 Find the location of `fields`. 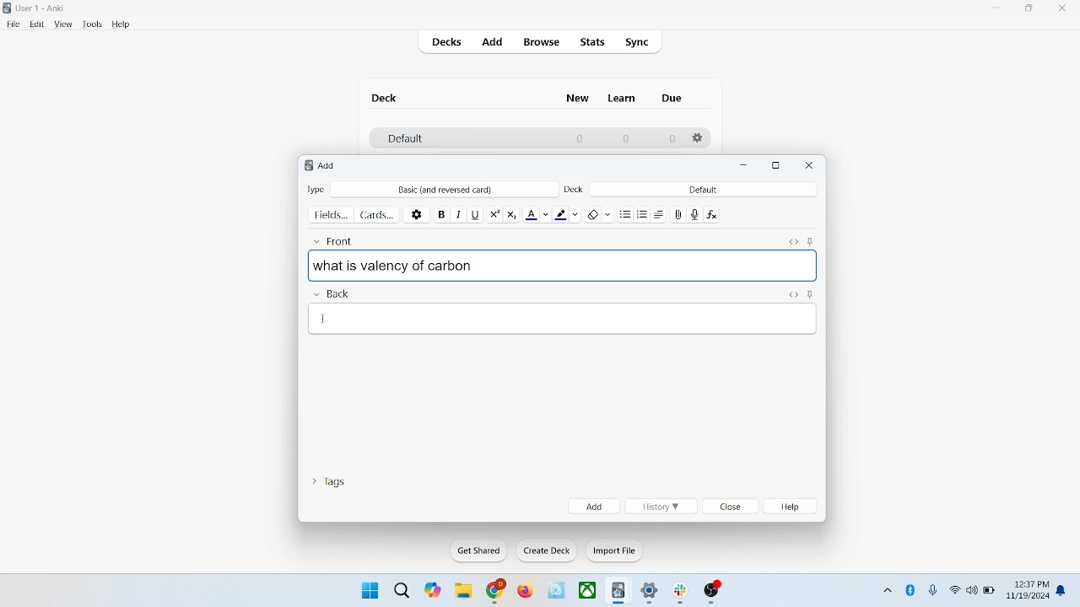

fields is located at coordinates (331, 213).